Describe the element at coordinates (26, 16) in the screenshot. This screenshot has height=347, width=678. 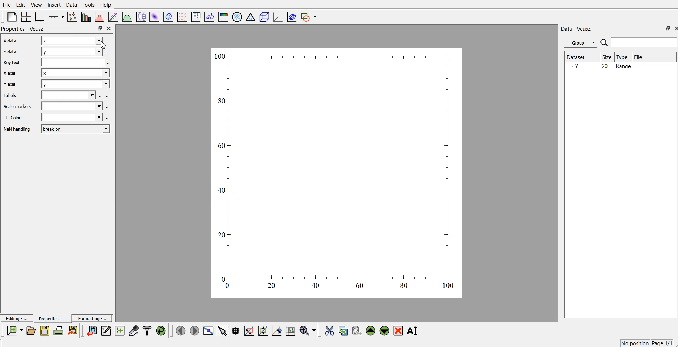
I see `arrange a graph in a grid` at that location.